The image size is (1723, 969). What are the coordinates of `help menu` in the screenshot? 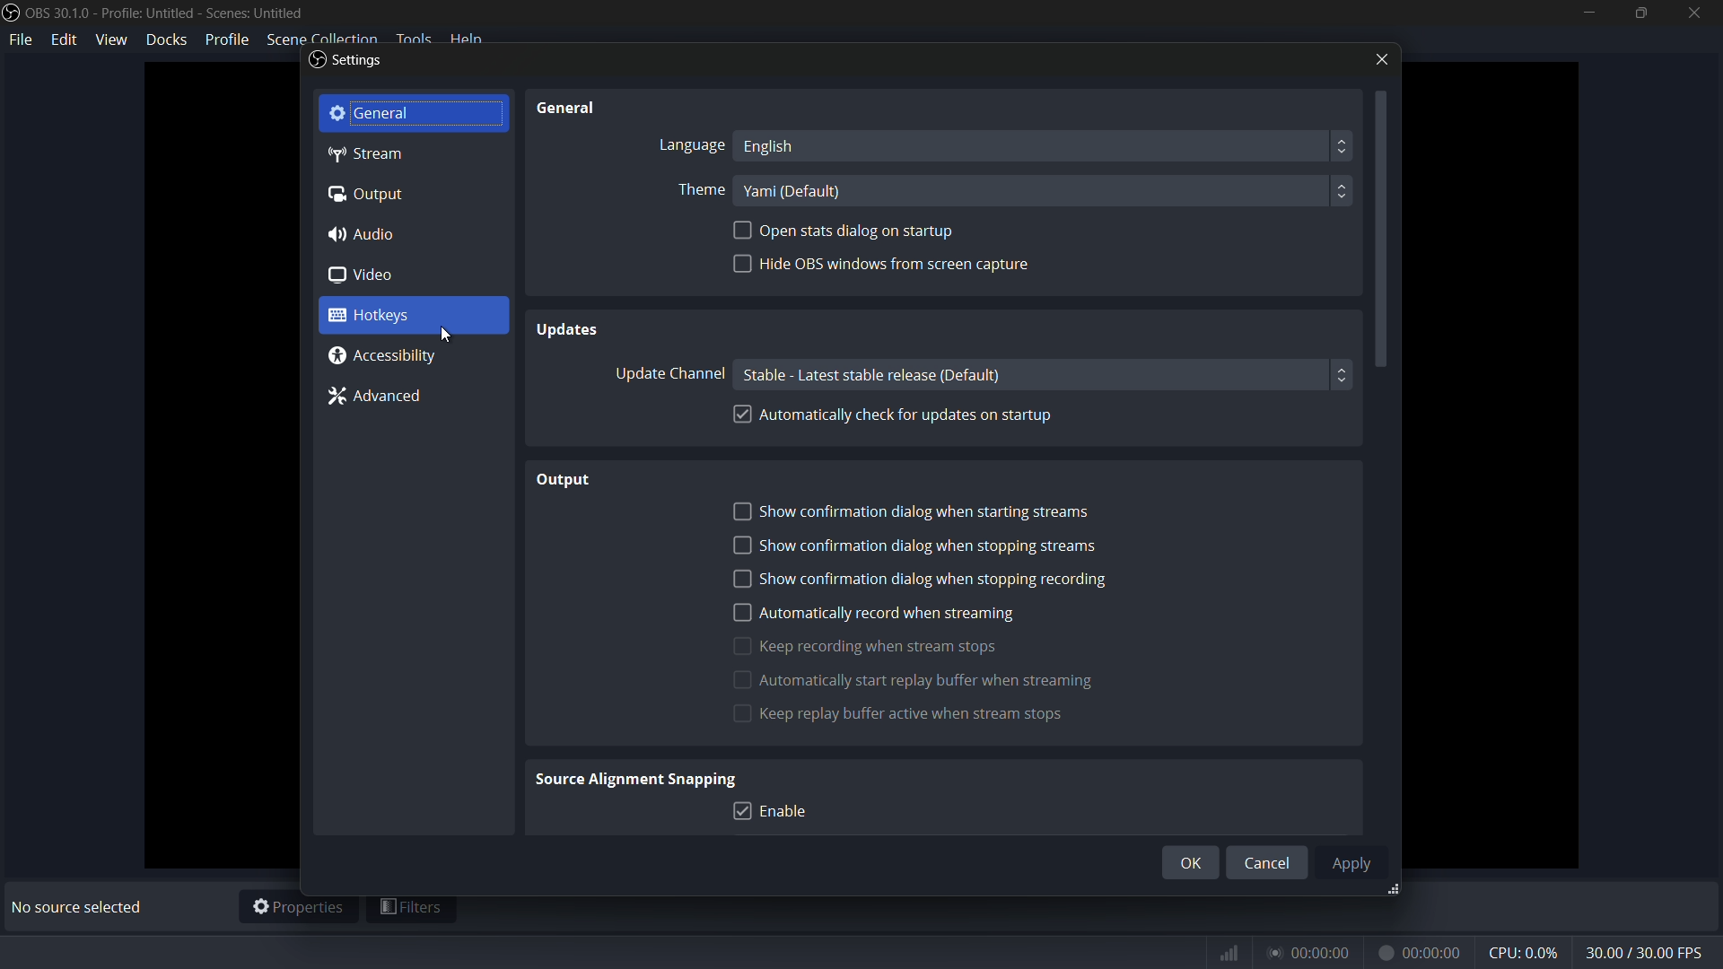 It's located at (468, 39).